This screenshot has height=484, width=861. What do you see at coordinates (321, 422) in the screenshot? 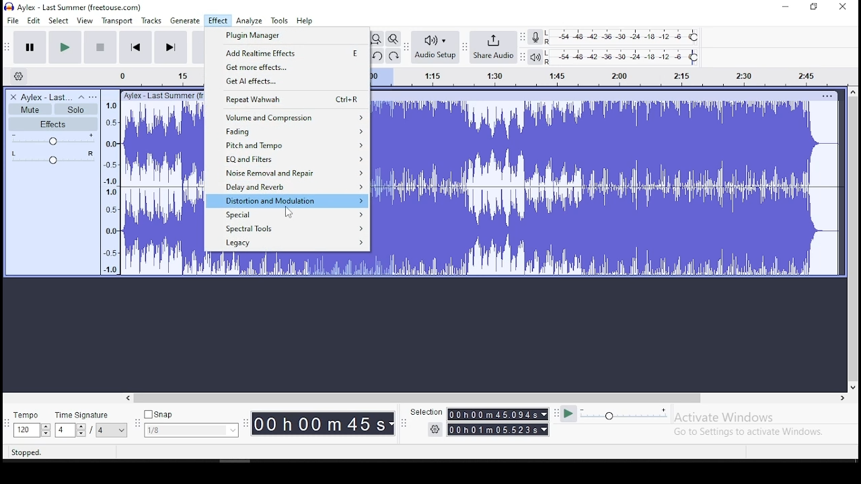
I see `00h 00m 00 s` at bounding box center [321, 422].